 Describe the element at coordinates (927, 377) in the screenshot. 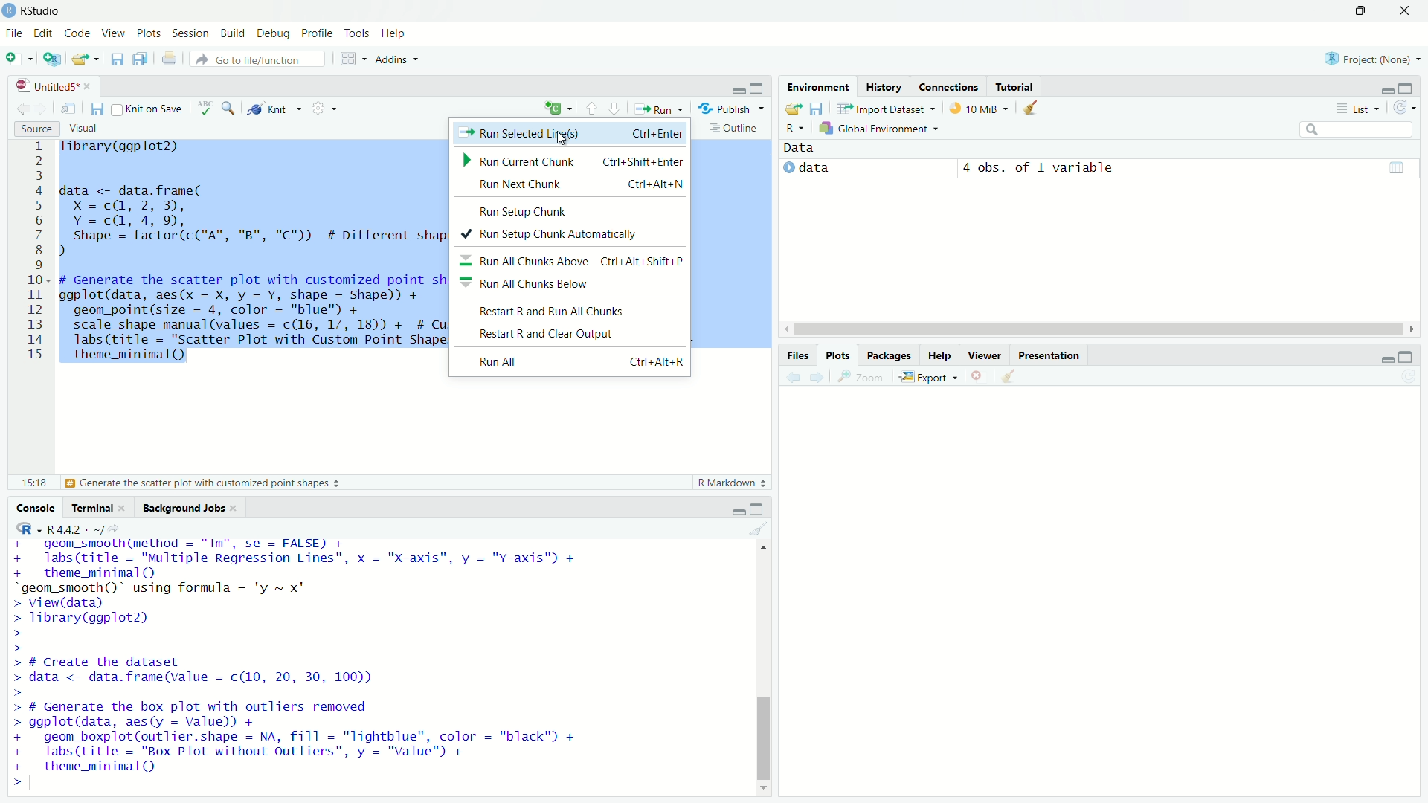

I see `Export` at that location.